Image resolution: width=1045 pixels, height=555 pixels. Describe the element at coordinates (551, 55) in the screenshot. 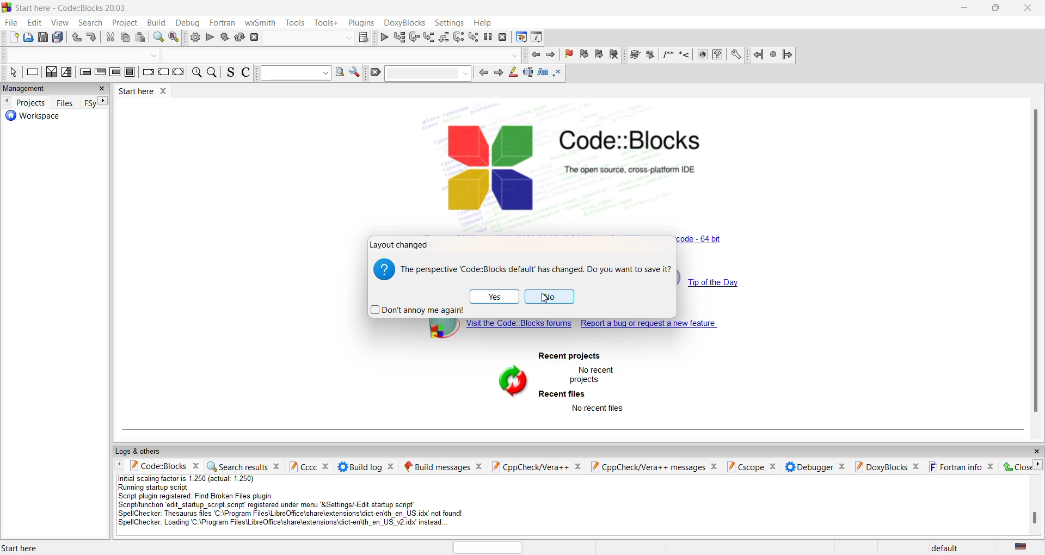

I see `jump forward` at that location.